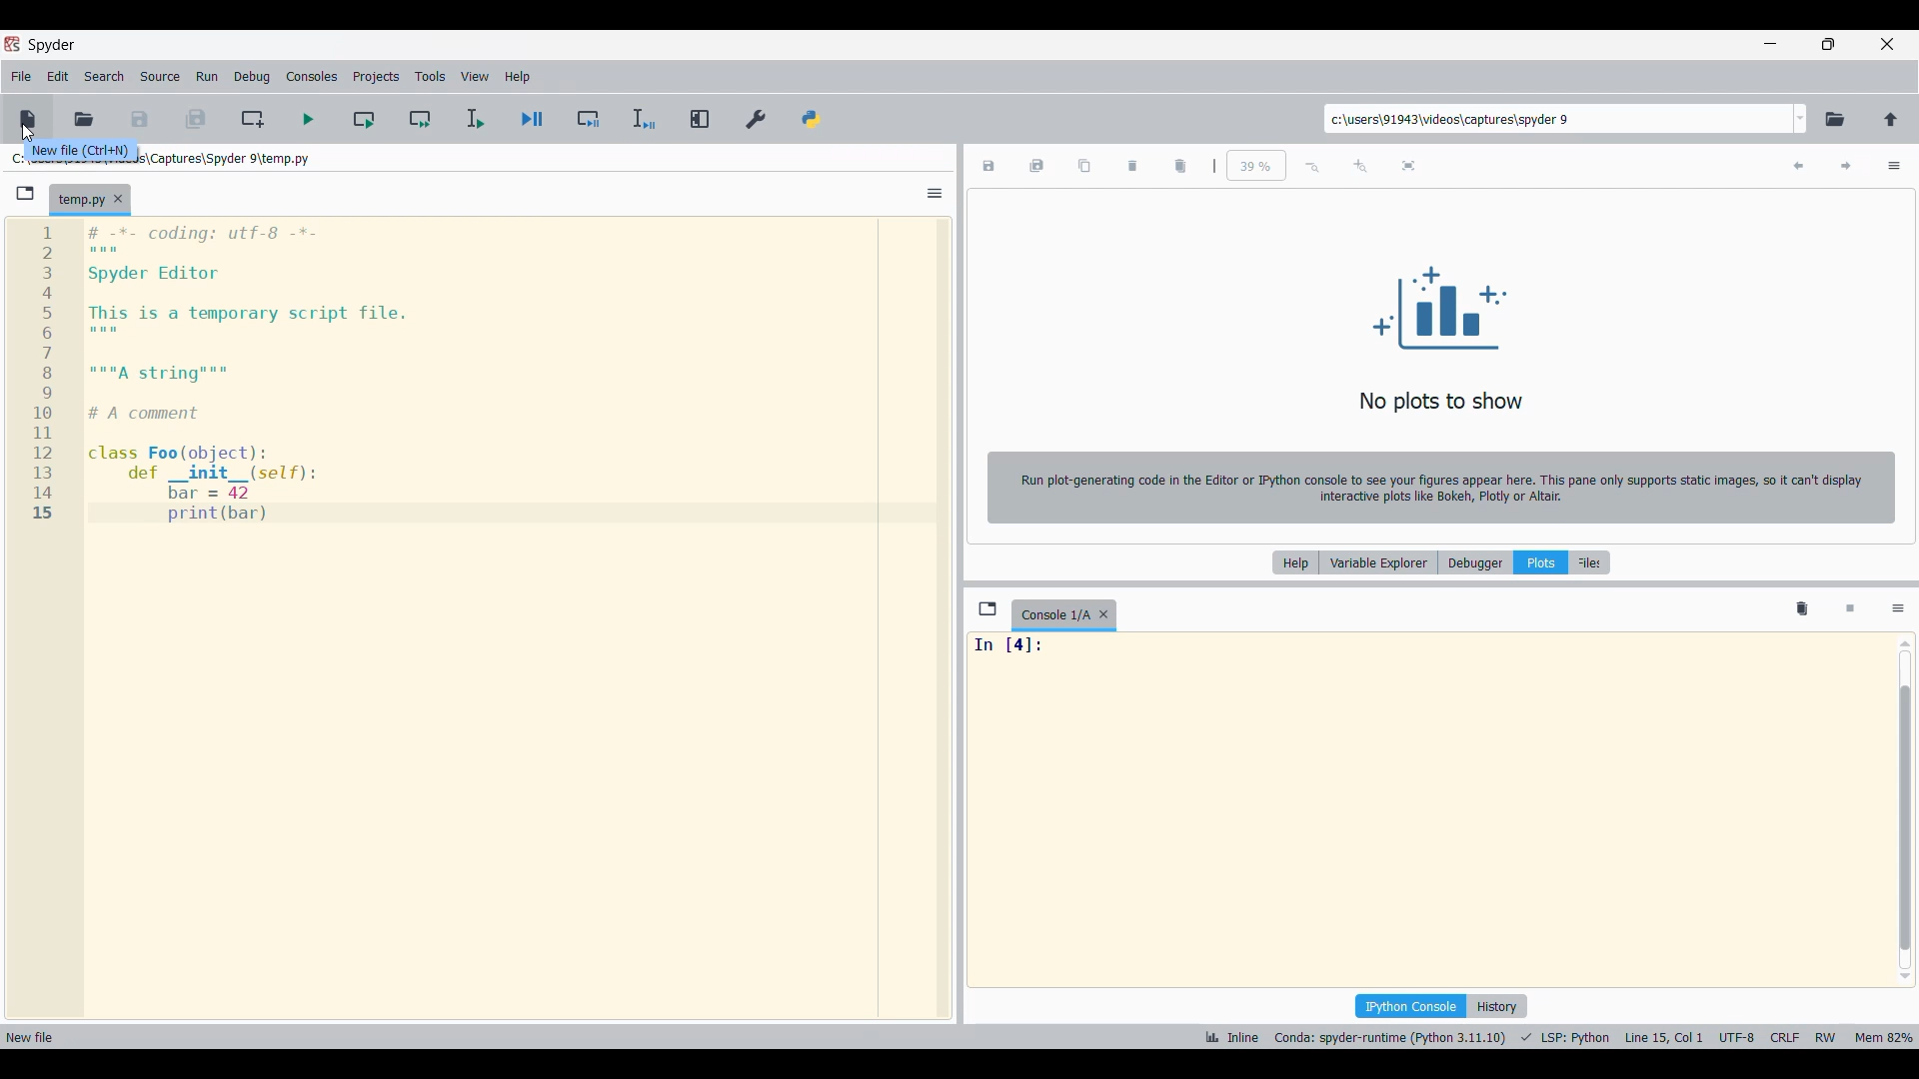 Image resolution: width=1919 pixels, height=1079 pixels. Describe the element at coordinates (1905, 809) in the screenshot. I see `Vertical slide bar` at that location.